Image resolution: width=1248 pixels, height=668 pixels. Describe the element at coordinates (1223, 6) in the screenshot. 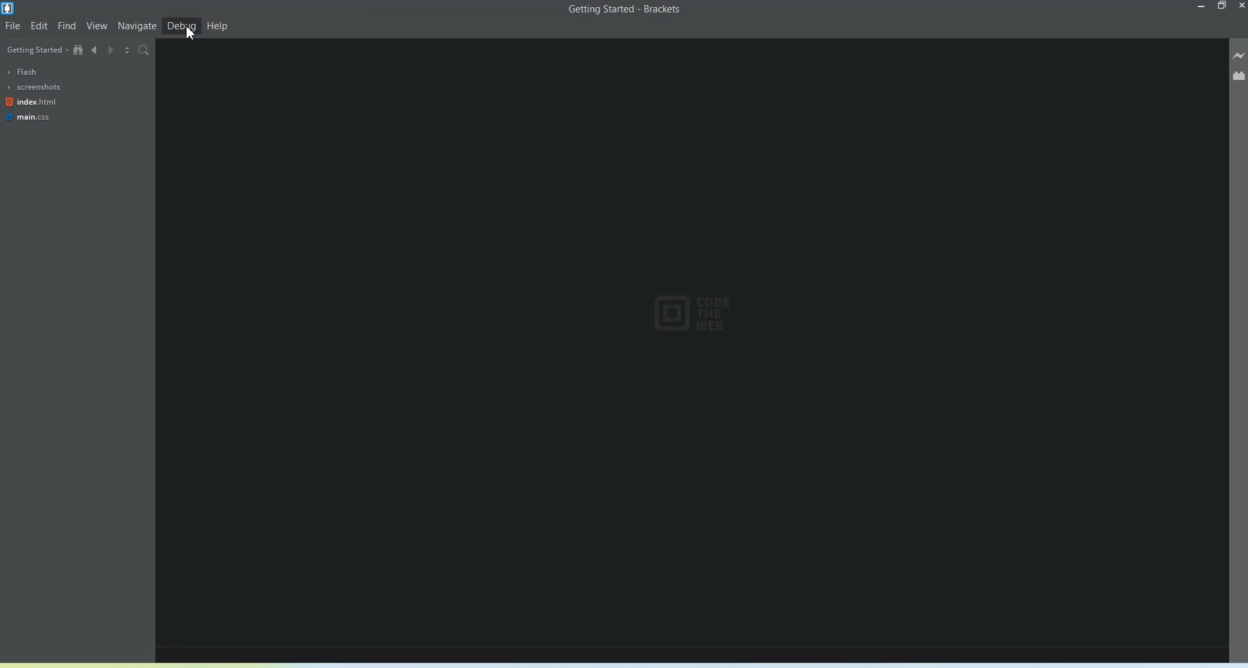

I see `Maximize` at that location.